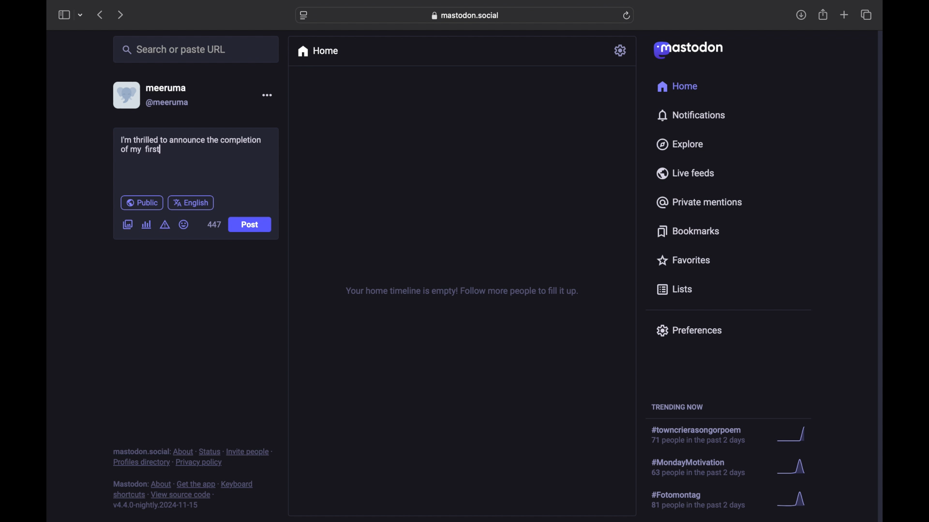 The image size is (929, 522). What do you see at coordinates (680, 145) in the screenshot?
I see `explore` at bounding box center [680, 145].